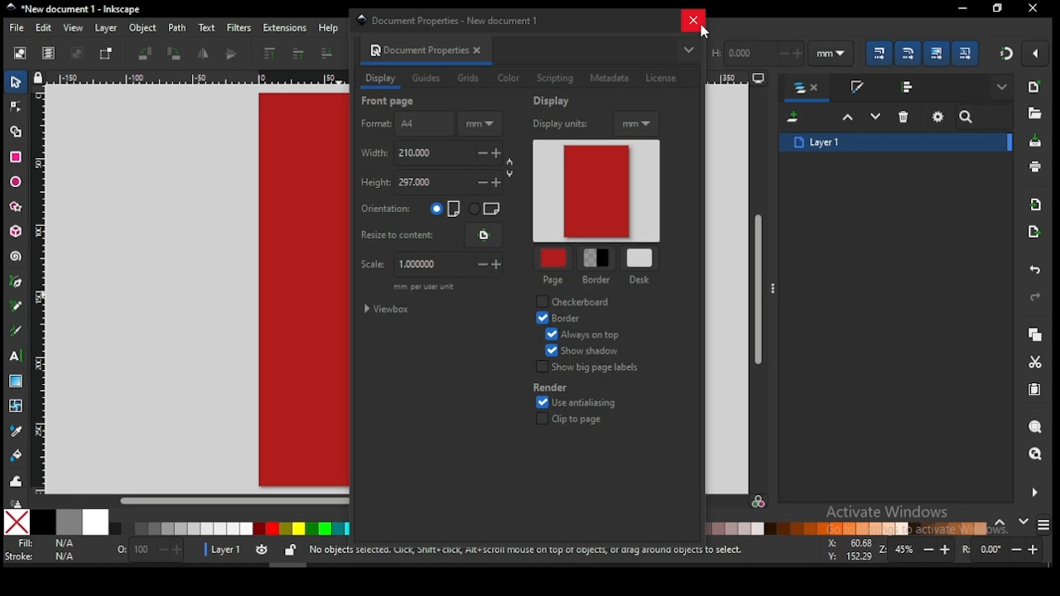  I want to click on render, so click(587, 368).